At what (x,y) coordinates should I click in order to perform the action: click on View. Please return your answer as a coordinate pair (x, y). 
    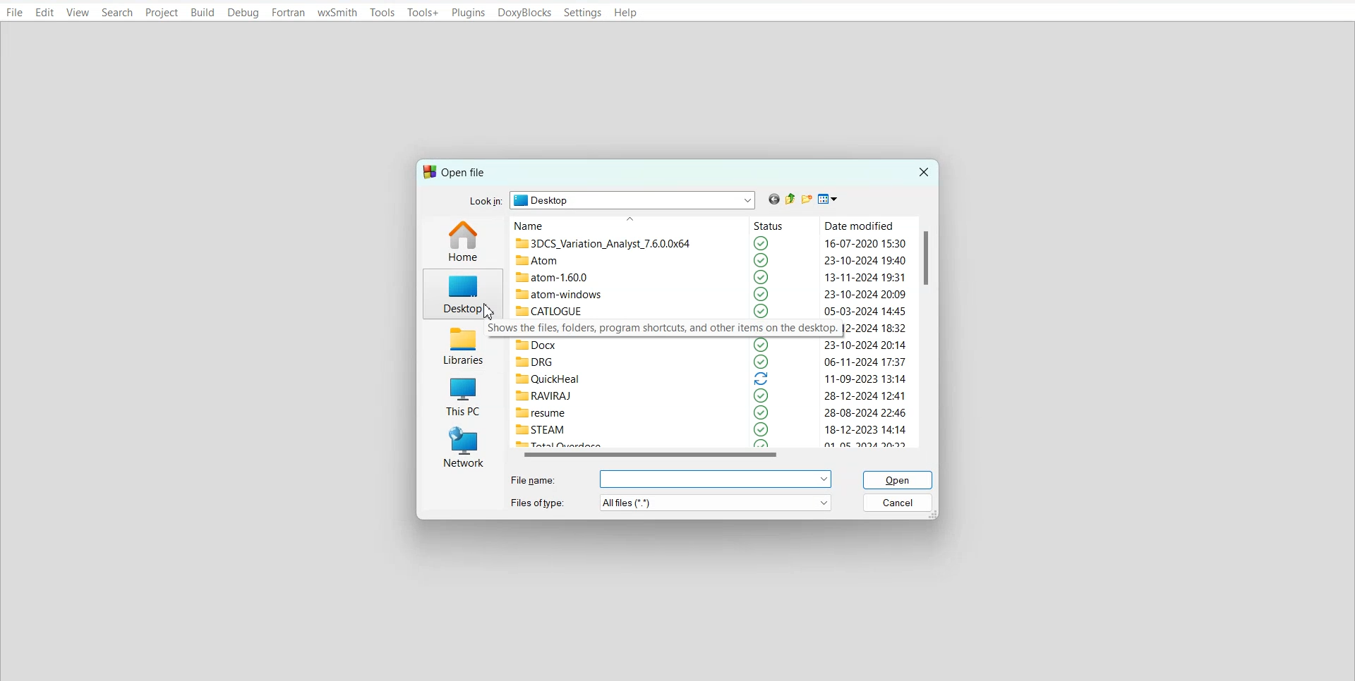
    Looking at the image, I should click on (78, 12).